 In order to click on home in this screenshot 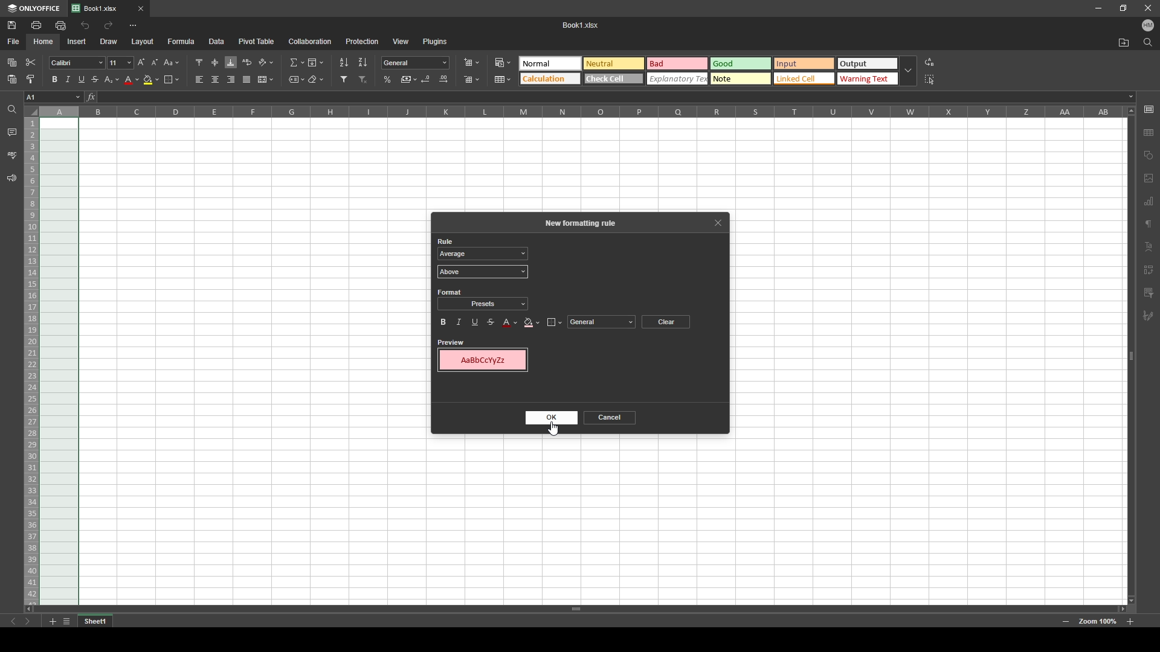, I will do `click(44, 42)`.